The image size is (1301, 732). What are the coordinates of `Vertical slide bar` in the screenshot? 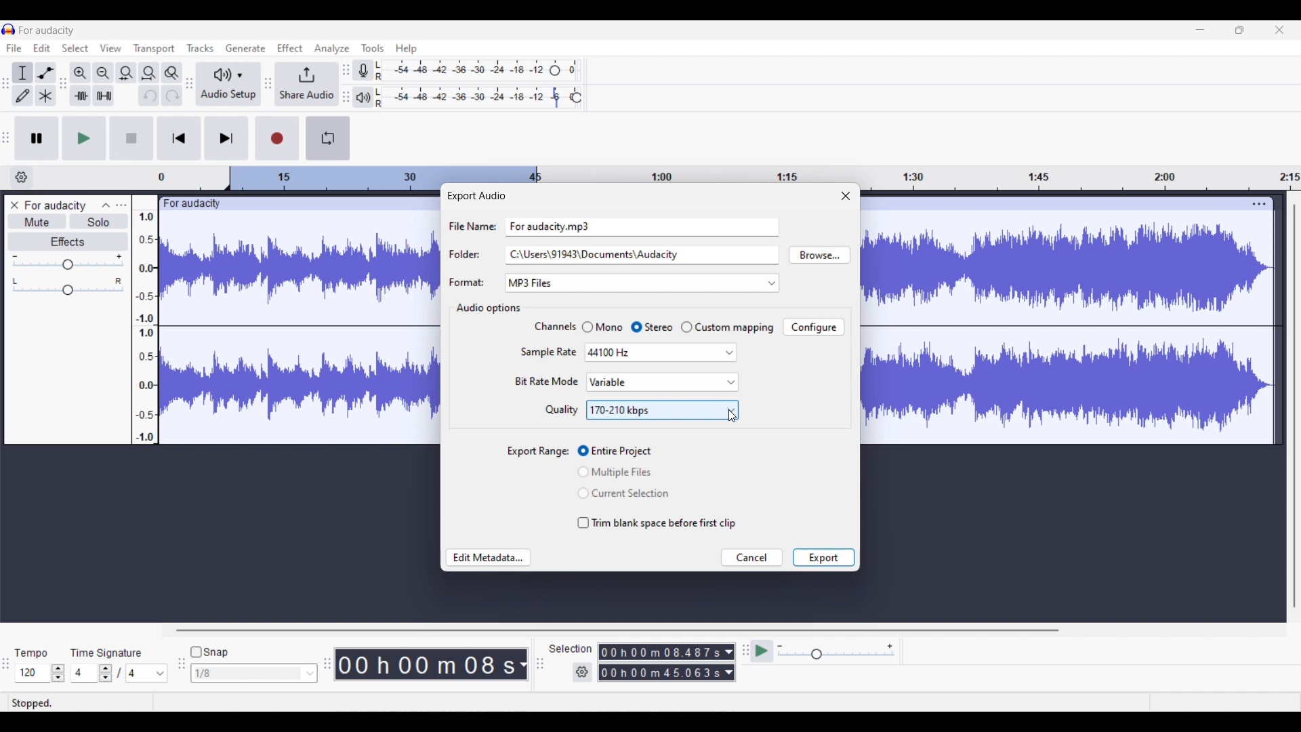 It's located at (1295, 406).